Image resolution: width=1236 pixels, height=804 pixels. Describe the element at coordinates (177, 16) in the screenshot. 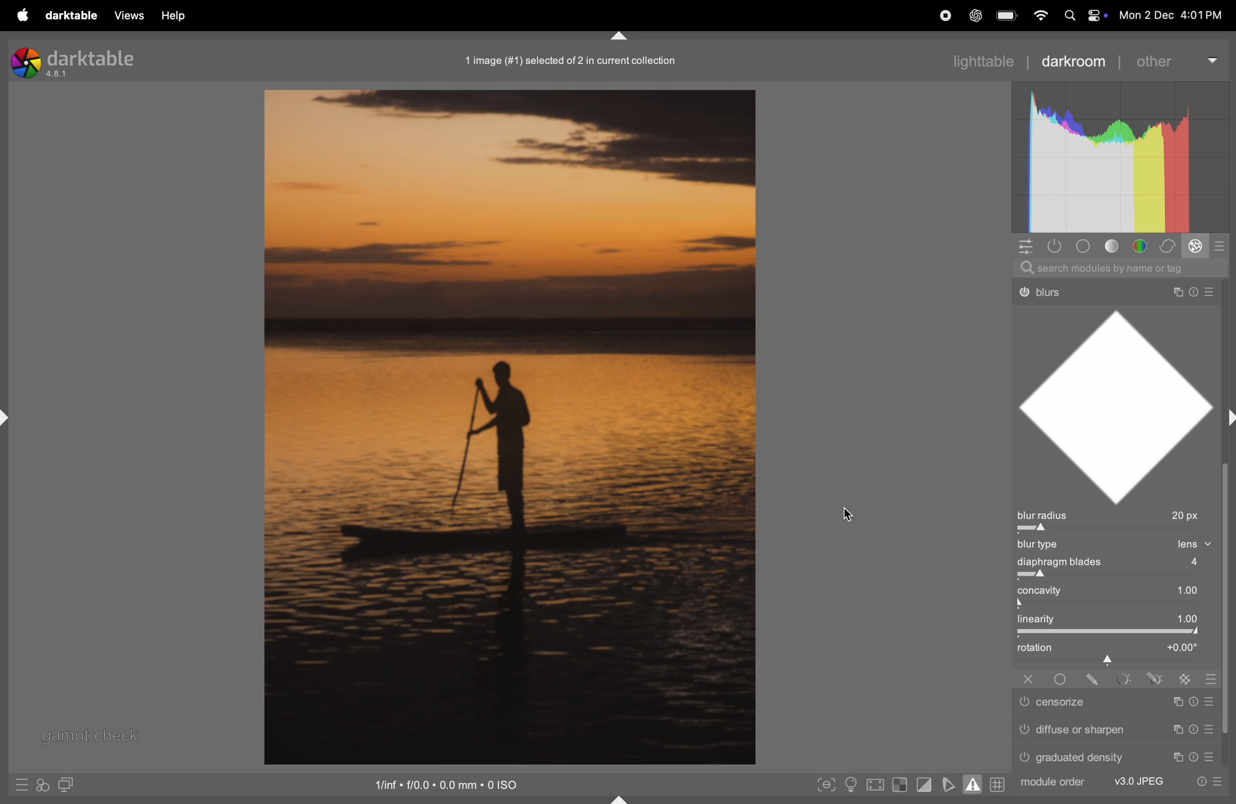

I see `help` at that location.